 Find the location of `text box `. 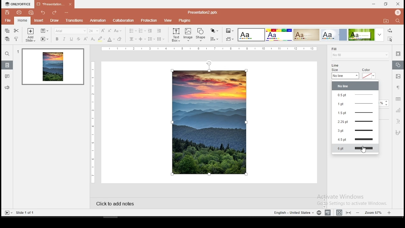

text box  is located at coordinates (175, 35).